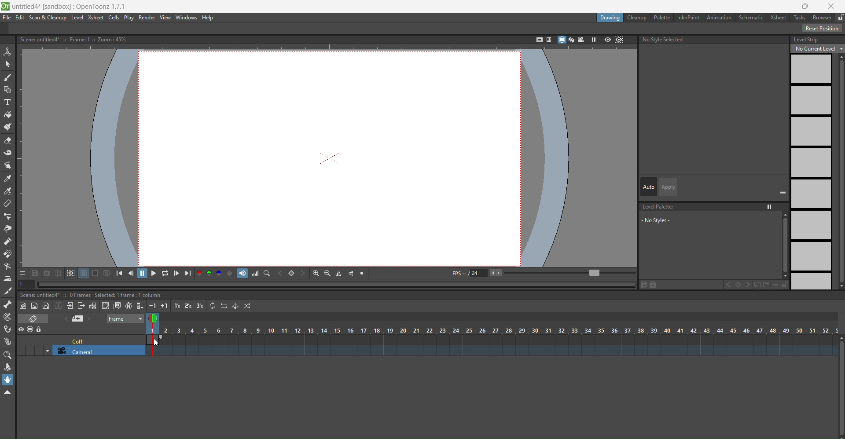 This screenshot has width=845, height=439. Describe the element at coordinates (8, 153) in the screenshot. I see `tape tool` at that location.